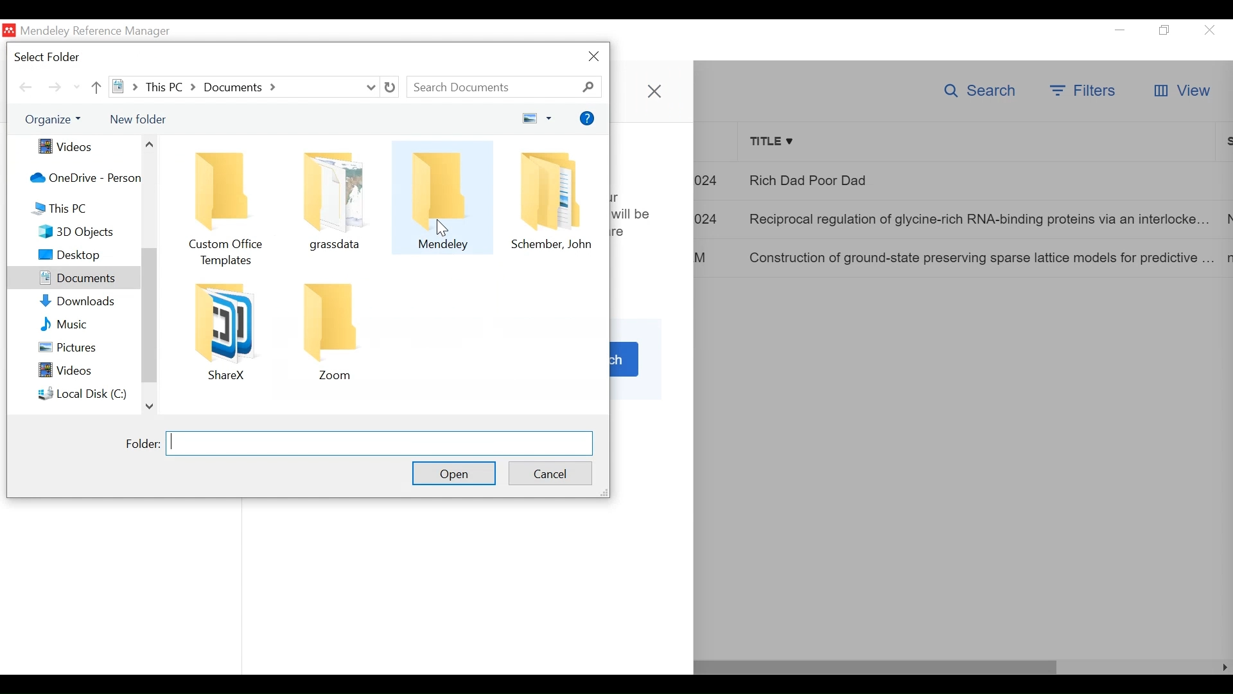 This screenshot has height=694, width=1233. I want to click on Videos, so click(84, 370).